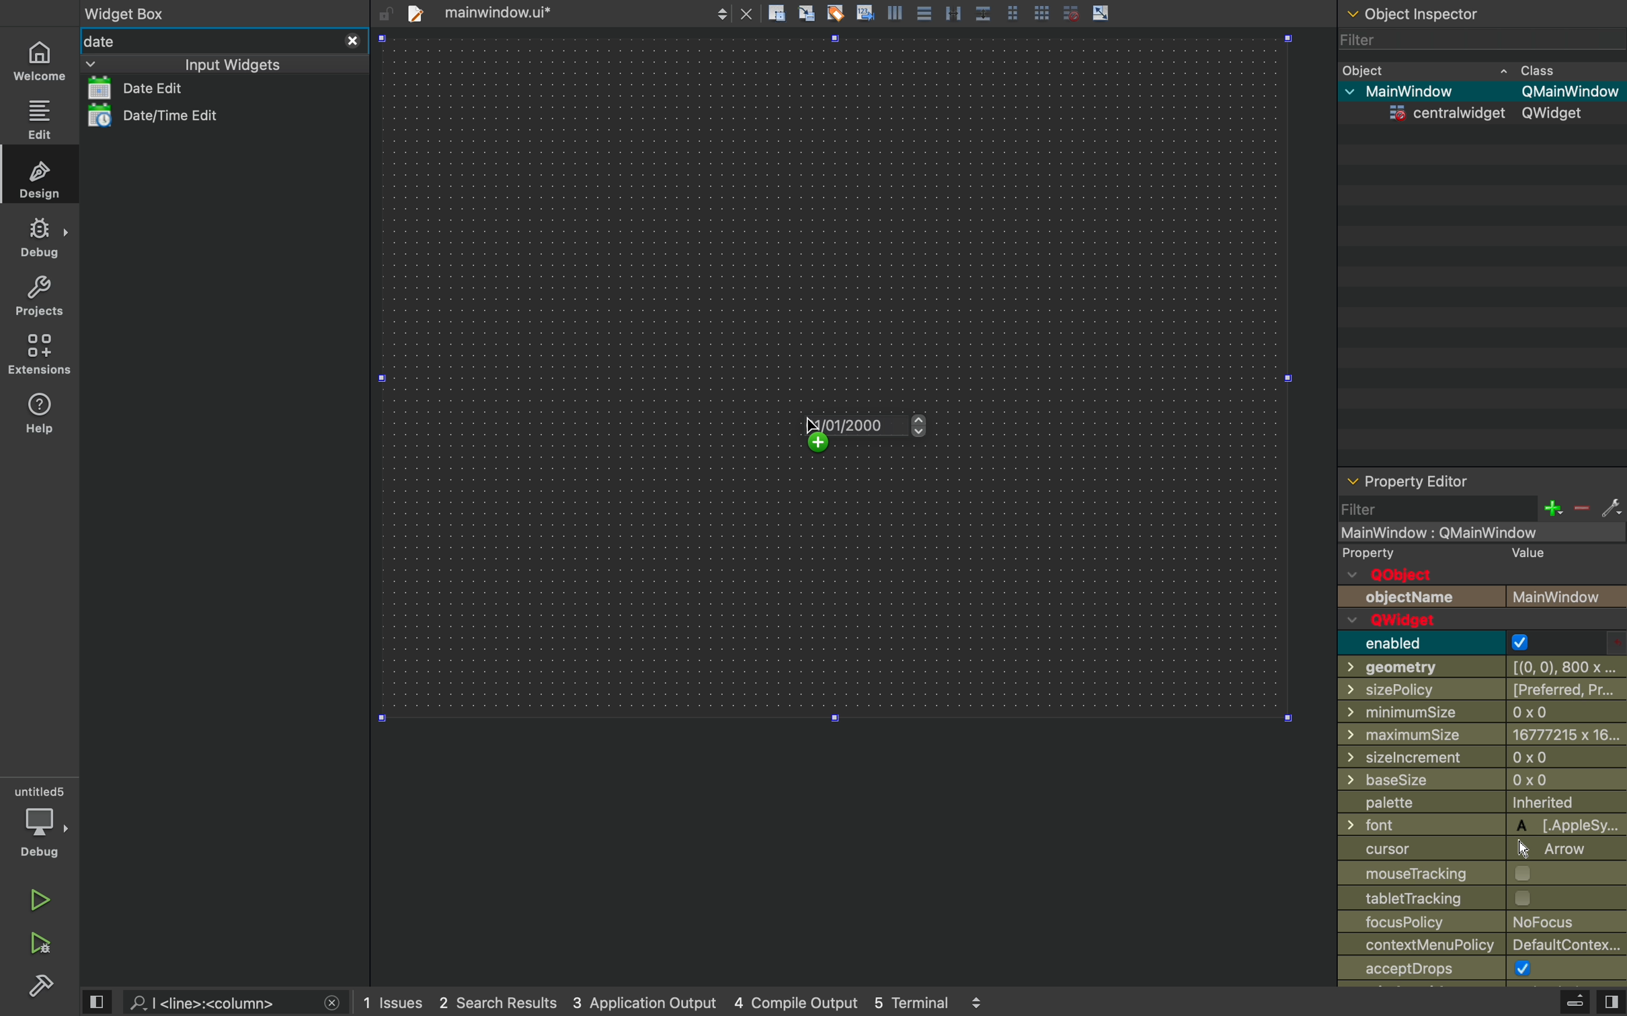 The width and height of the screenshot is (1627, 1016). What do you see at coordinates (1611, 1000) in the screenshot?
I see `view` at bounding box center [1611, 1000].